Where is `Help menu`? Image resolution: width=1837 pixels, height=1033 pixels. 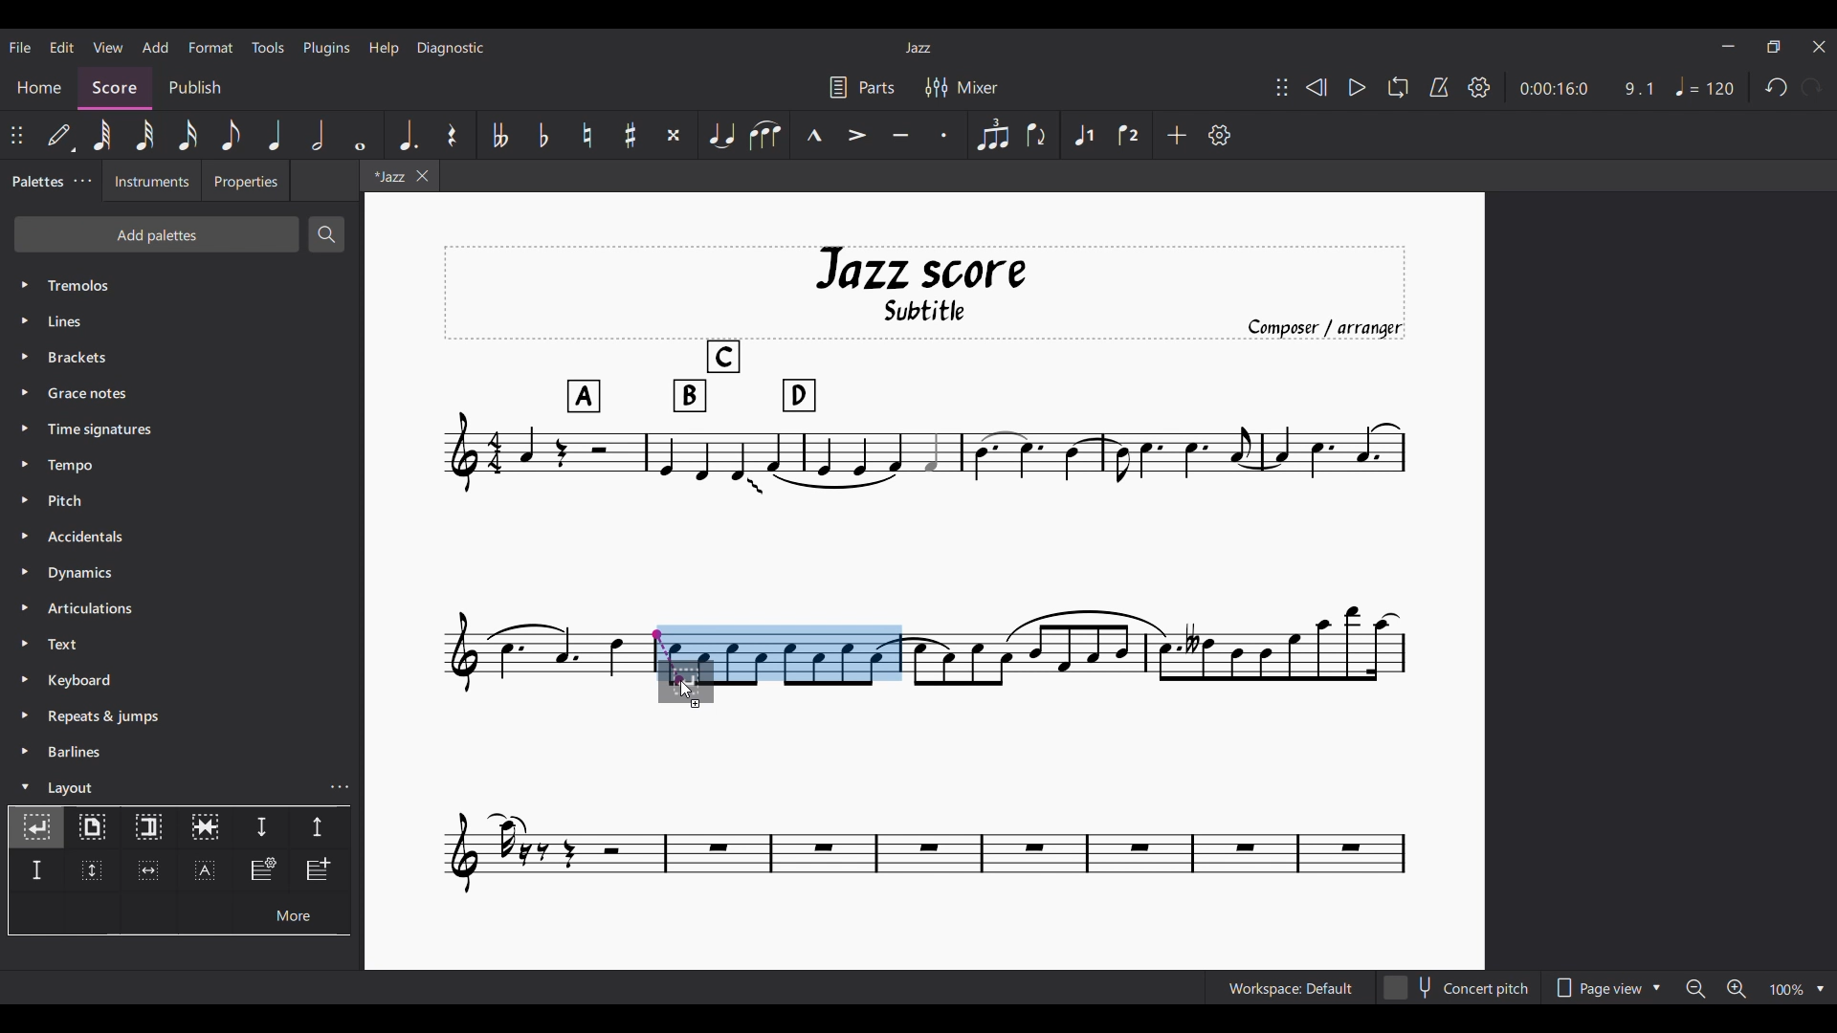
Help menu is located at coordinates (385, 49).